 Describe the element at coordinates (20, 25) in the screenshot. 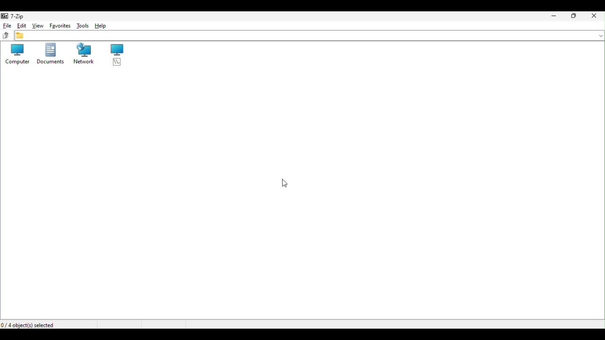

I see `Edit` at that location.